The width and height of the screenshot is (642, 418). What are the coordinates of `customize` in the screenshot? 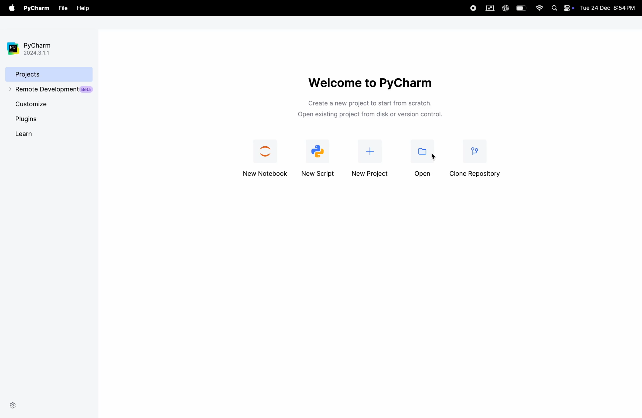 It's located at (49, 105).